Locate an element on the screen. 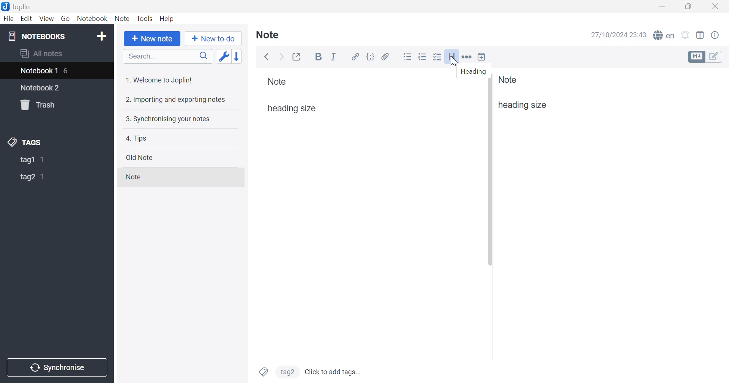 The height and width of the screenshot is (383, 729). + New note is located at coordinates (151, 40).